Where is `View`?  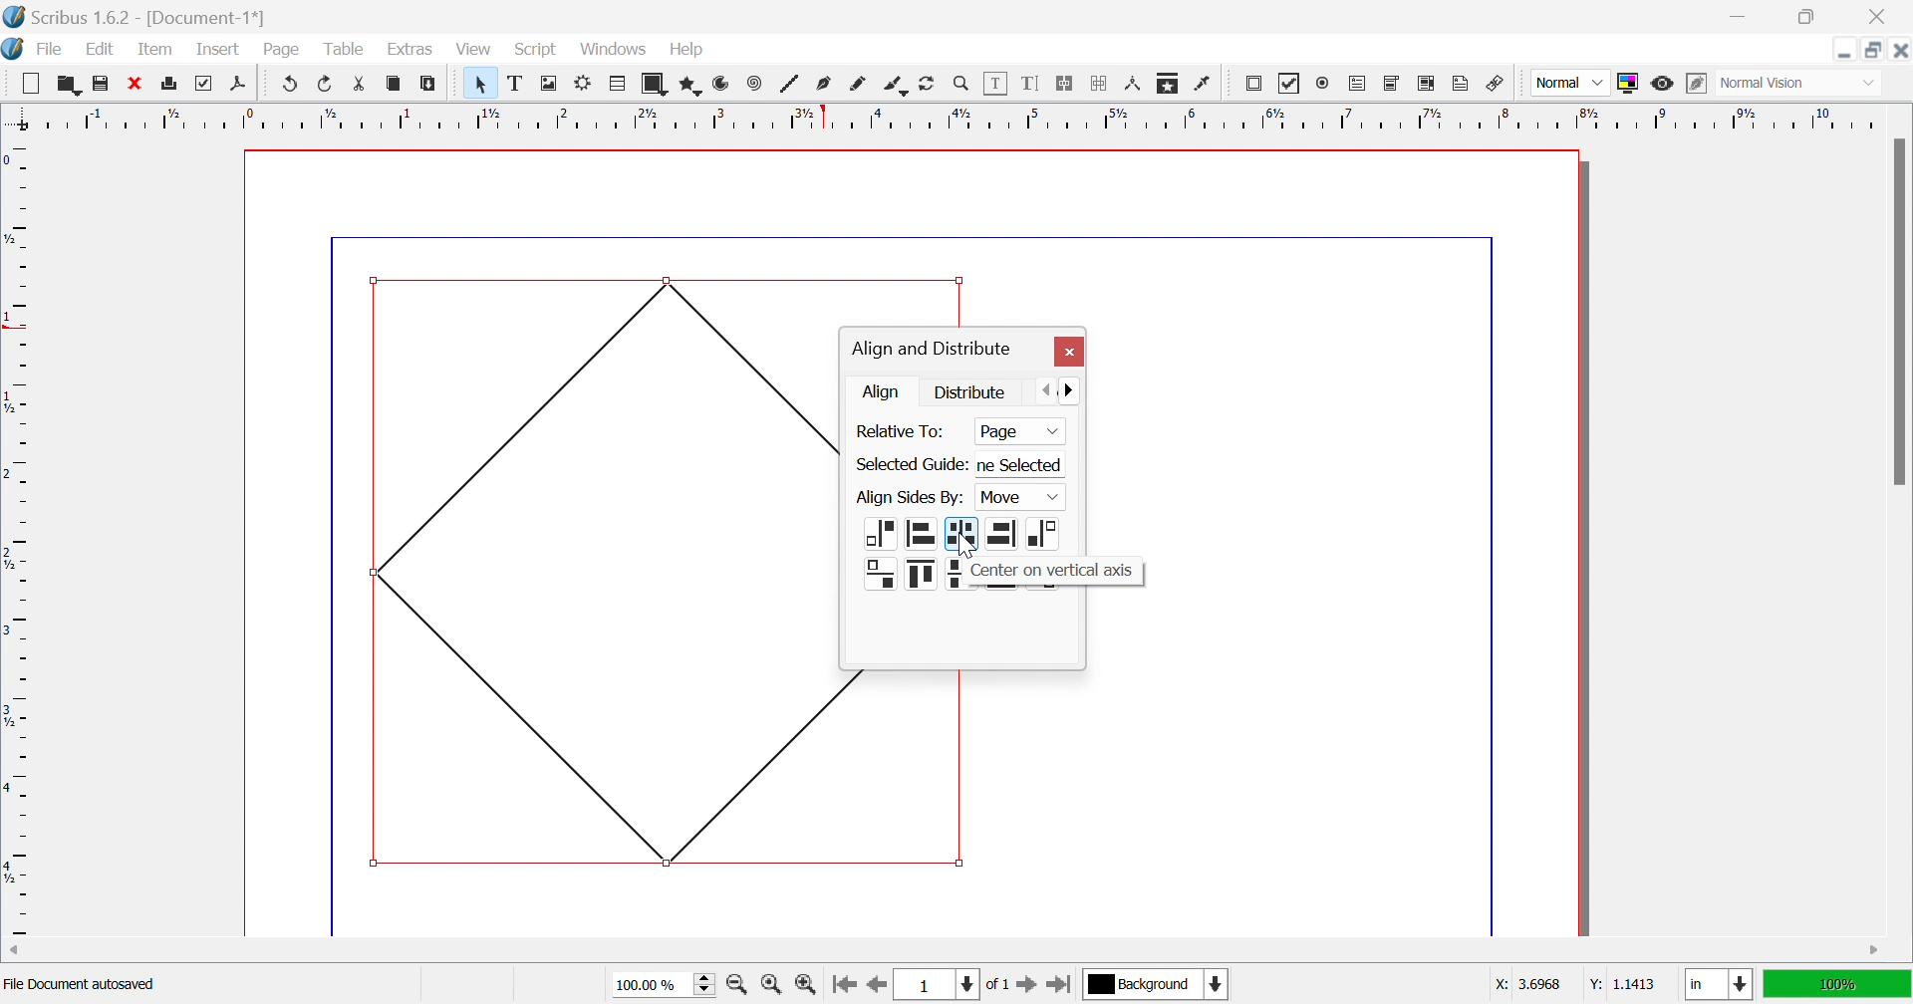
View is located at coordinates (473, 49).